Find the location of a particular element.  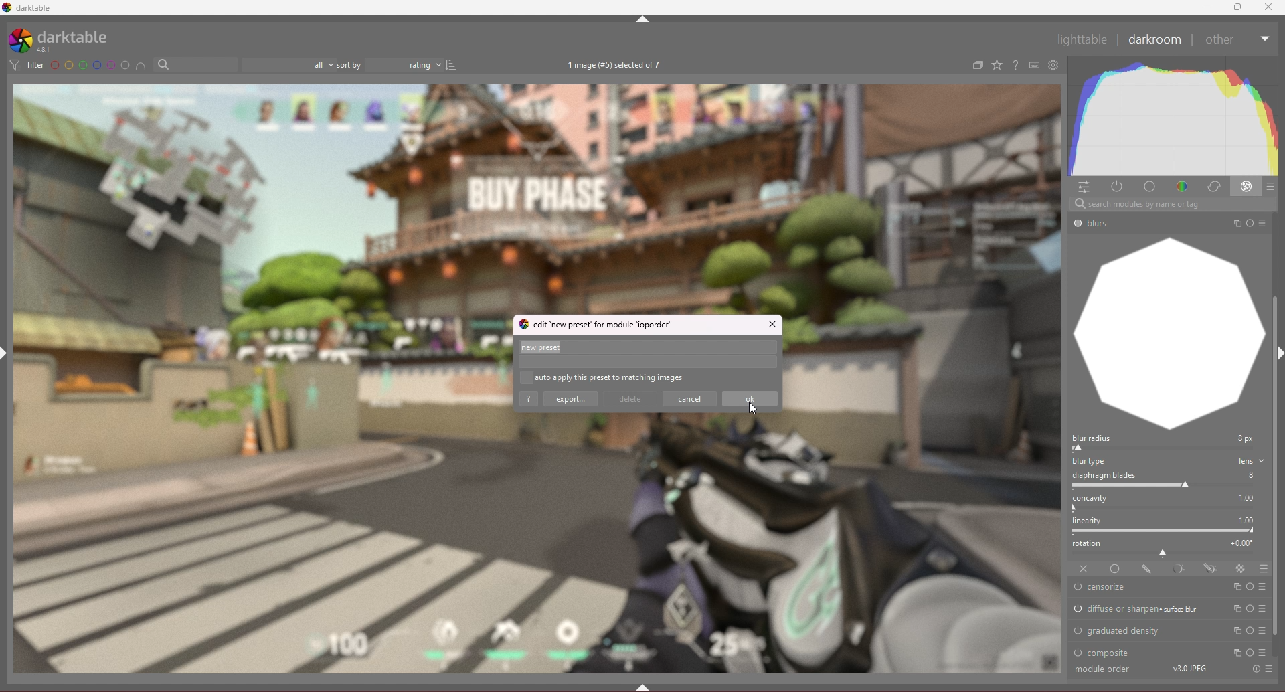

reset is located at coordinates (1251, 586).